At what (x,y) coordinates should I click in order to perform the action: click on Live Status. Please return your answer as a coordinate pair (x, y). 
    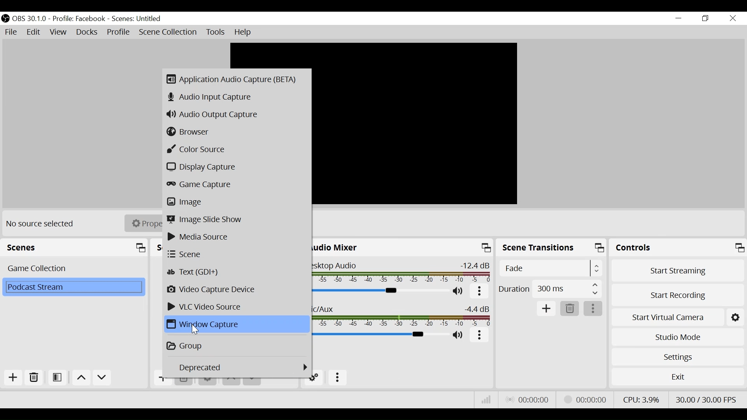
    Looking at the image, I should click on (527, 399).